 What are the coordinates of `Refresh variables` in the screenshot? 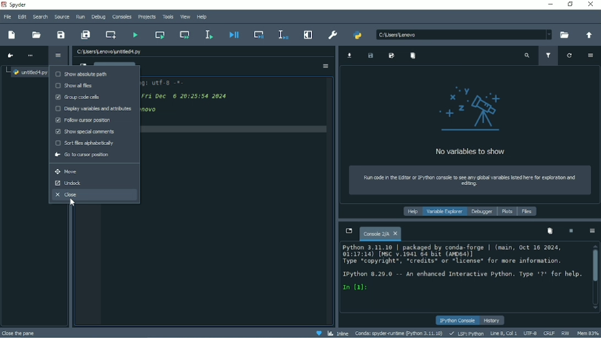 It's located at (570, 56).